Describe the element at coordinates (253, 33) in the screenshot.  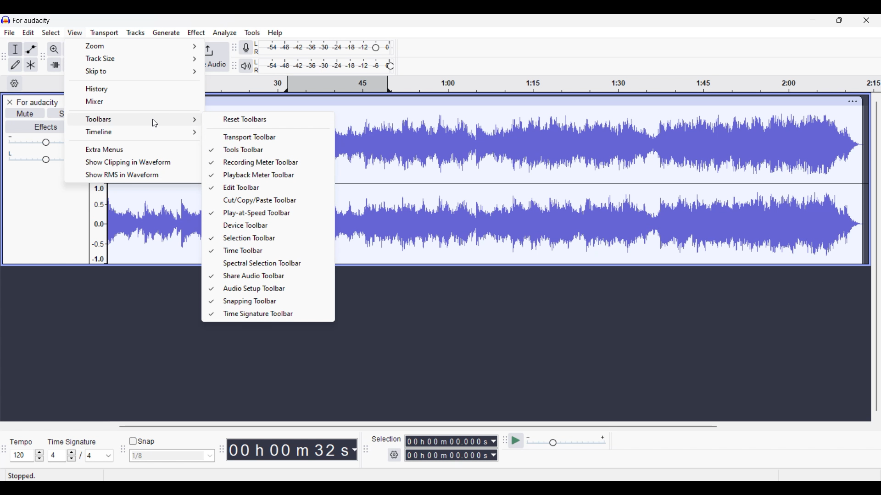
I see `Tools menu` at that location.